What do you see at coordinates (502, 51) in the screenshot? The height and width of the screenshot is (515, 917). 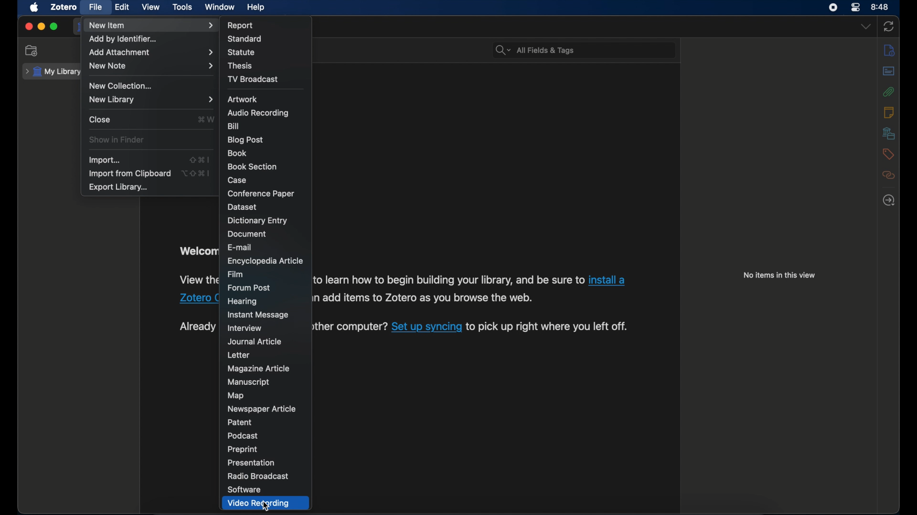 I see `search dropdown` at bounding box center [502, 51].